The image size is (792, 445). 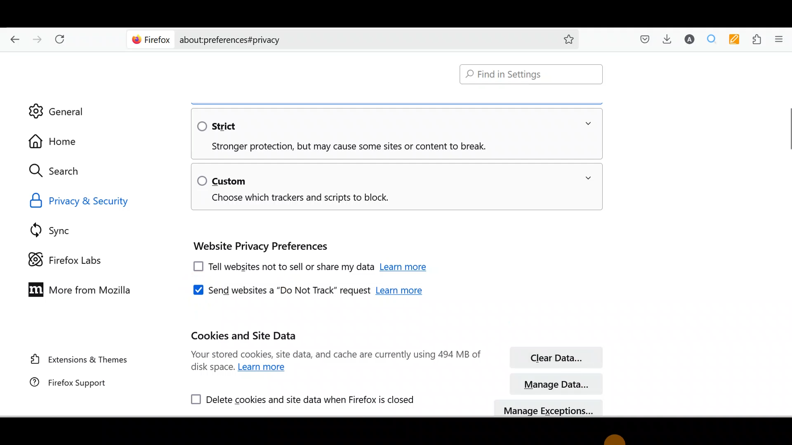 What do you see at coordinates (645, 38) in the screenshot?
I see `Save to pocket` at bounding box center [645, 38].